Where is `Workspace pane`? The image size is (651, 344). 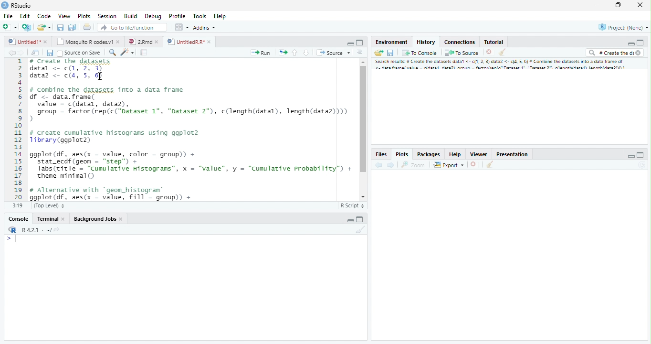
Workspace pane is located at coordinates (182, 28).